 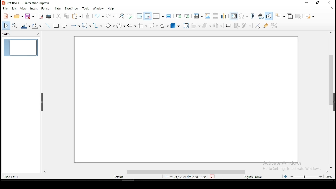 I want to click on format, so click(x=46, y=9).